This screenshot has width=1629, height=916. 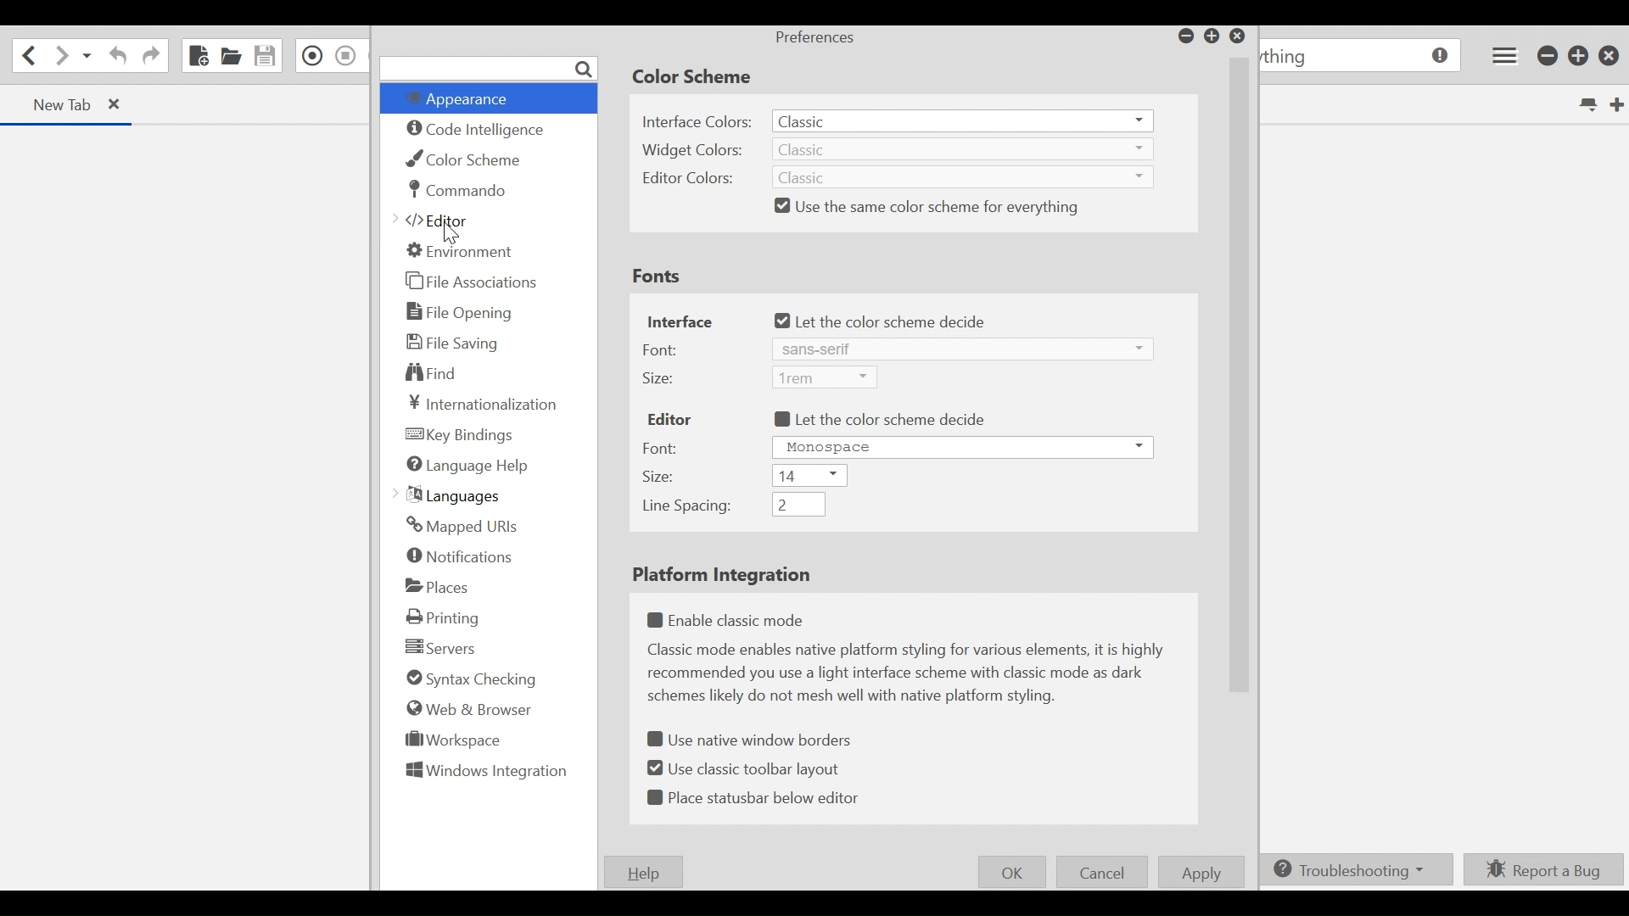 I want to click on Close, so click(x=1240, y=36).